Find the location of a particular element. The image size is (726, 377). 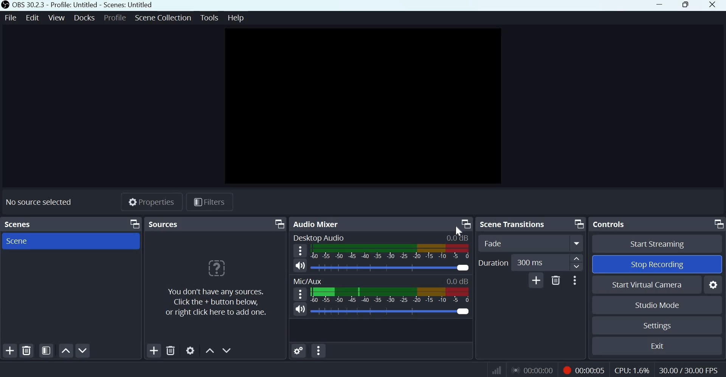

Mic/Aux is located at coordinates (310, 281).